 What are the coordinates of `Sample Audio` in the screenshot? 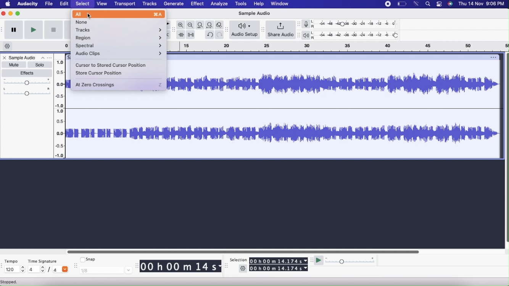 It's located at (118, 133).